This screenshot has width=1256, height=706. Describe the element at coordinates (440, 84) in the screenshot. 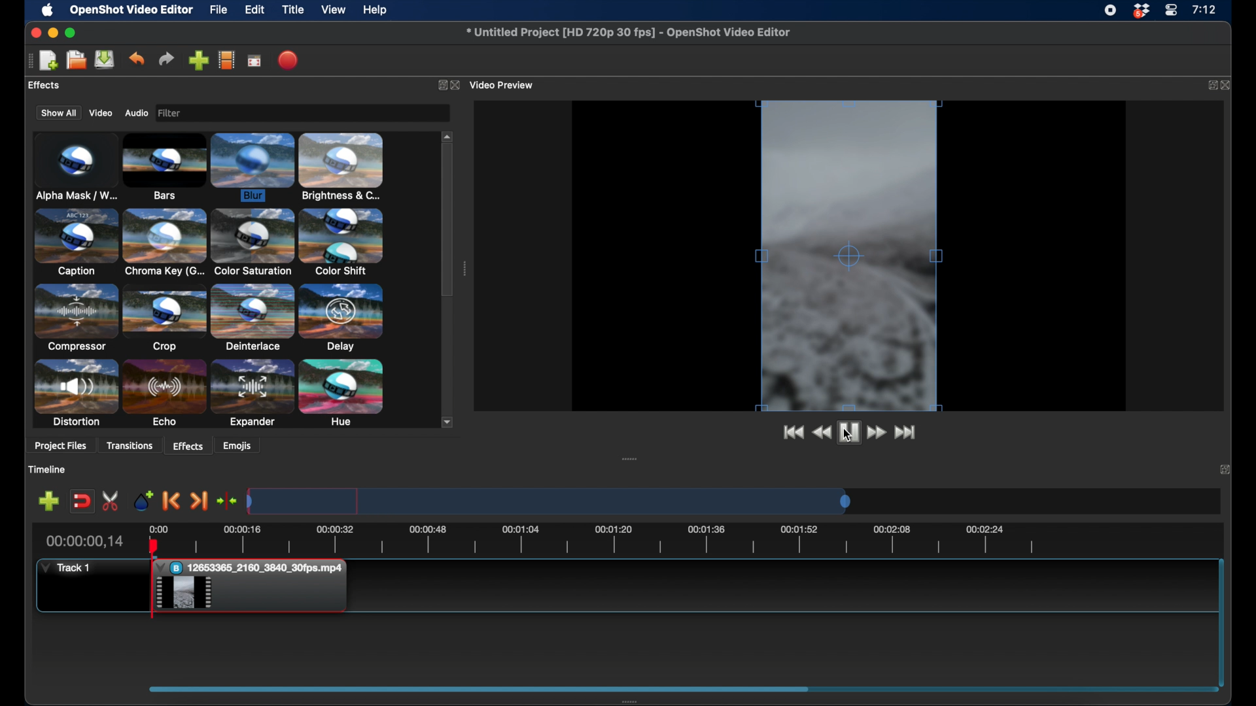

I see `expand` at that location.